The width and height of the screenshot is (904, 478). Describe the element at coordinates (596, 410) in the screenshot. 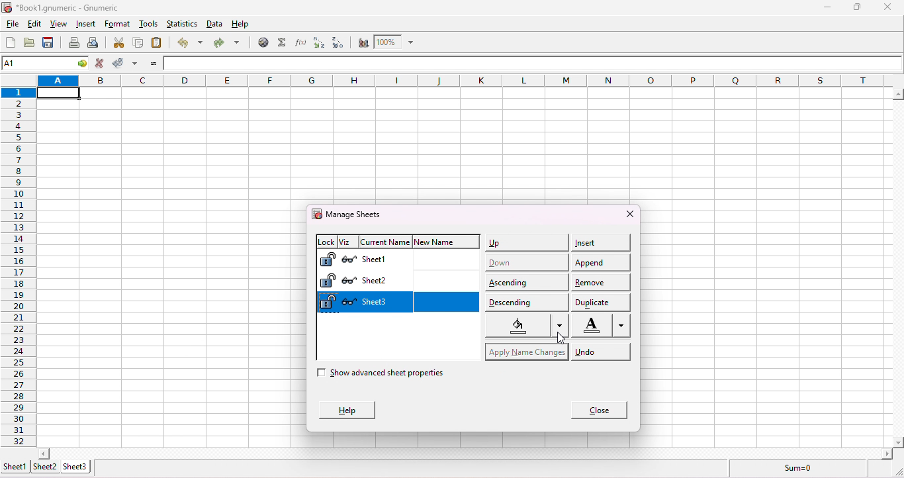

I see `close` at that location.